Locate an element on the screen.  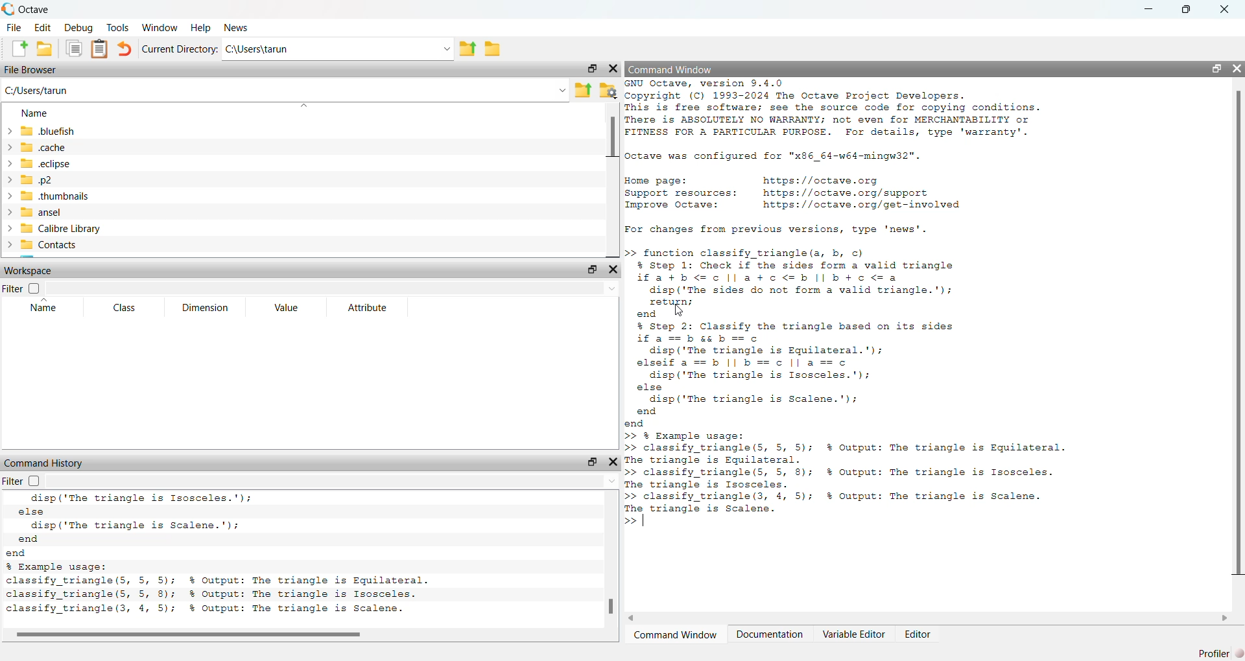
else loop is located at coordinates (143, 505).